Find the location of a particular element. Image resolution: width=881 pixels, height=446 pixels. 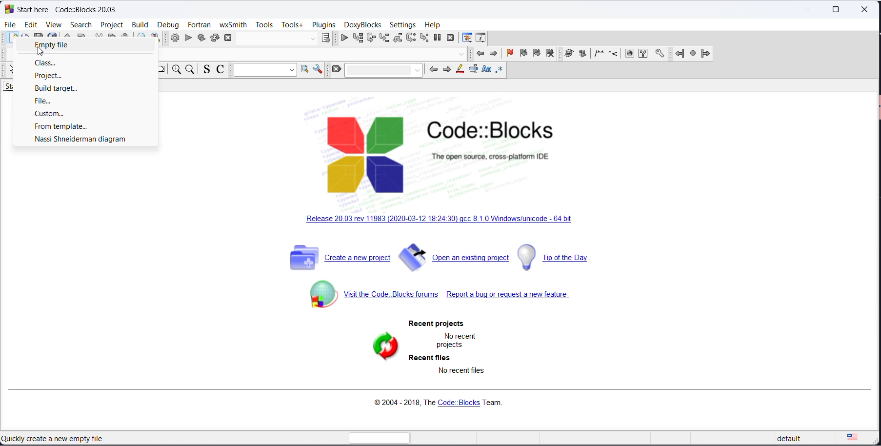

abort is located at coordinates (230, 38).